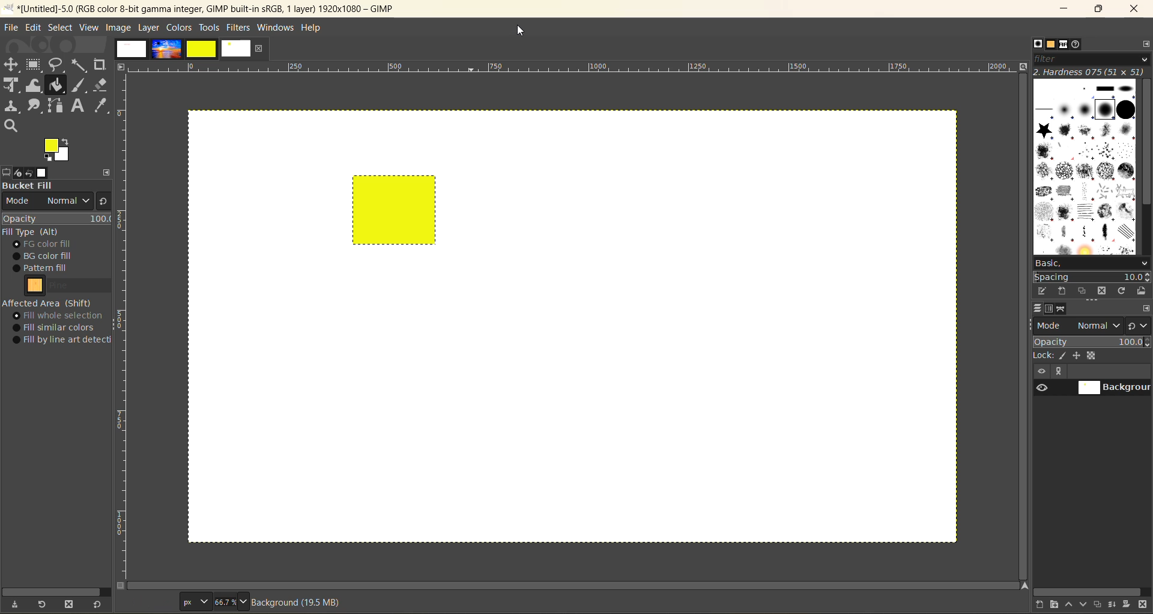 The width and height of the screenshot is (1153, 614). Describe the element at coordinates (150, 28) in the screenshot. I see `layer` at that location.